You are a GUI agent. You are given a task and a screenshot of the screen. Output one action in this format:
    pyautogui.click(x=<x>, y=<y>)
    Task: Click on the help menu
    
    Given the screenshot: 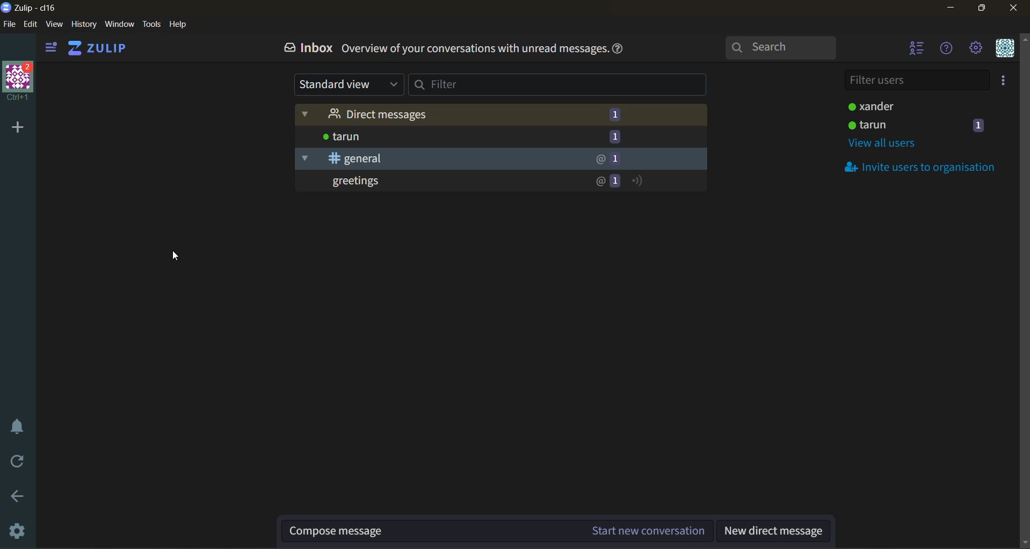 What is the action you would take?
    pyautogui.click(x=951, y=47)
    